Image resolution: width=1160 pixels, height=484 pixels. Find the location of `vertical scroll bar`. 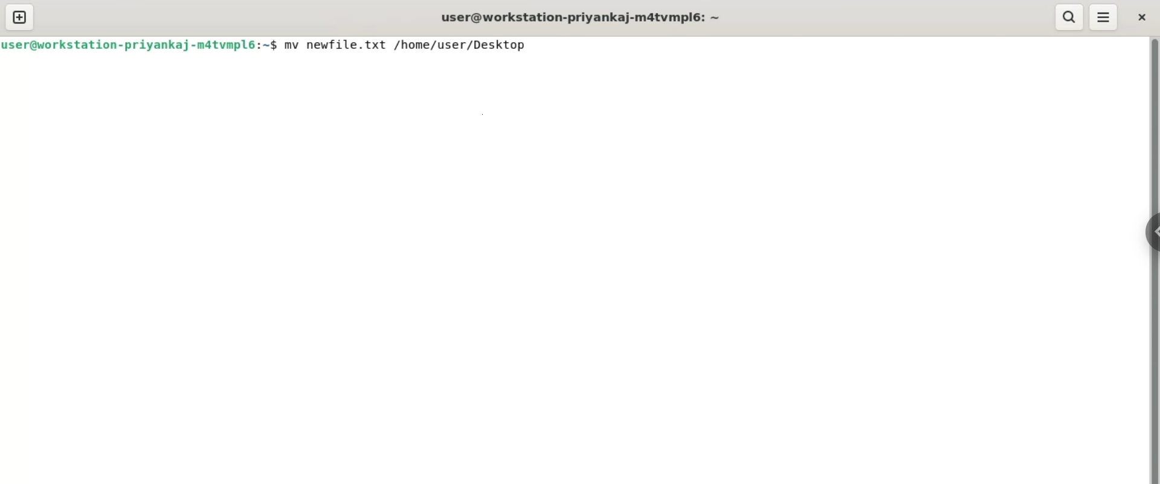

vertical scroll bar is located at coordinates (1155, 260).